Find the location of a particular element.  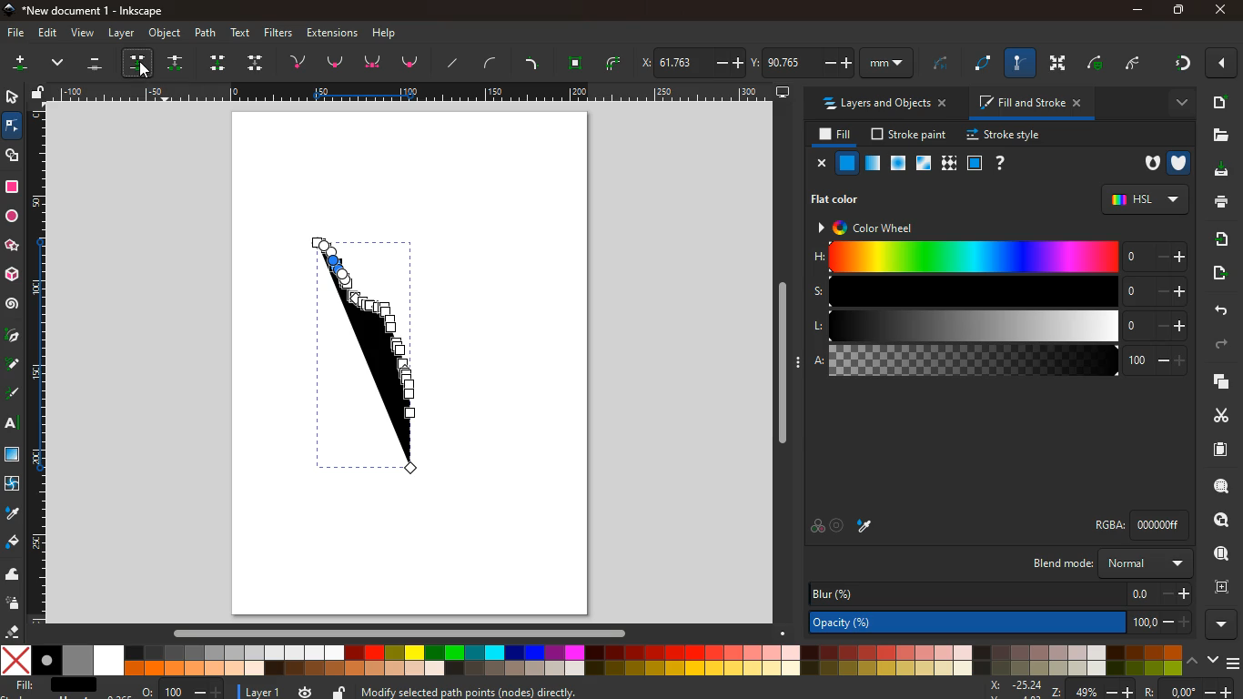

paralel is located at coordinates (98, 66).